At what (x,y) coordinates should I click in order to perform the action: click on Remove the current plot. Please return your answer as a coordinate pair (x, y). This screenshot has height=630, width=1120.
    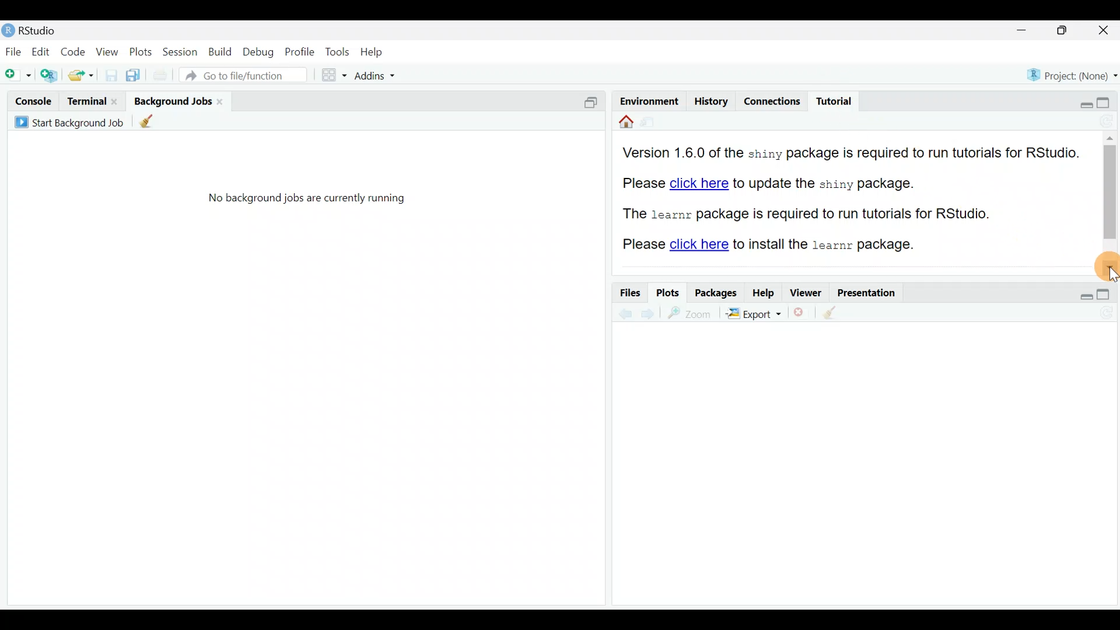
    Looking at the image, I should click on (801, 312).